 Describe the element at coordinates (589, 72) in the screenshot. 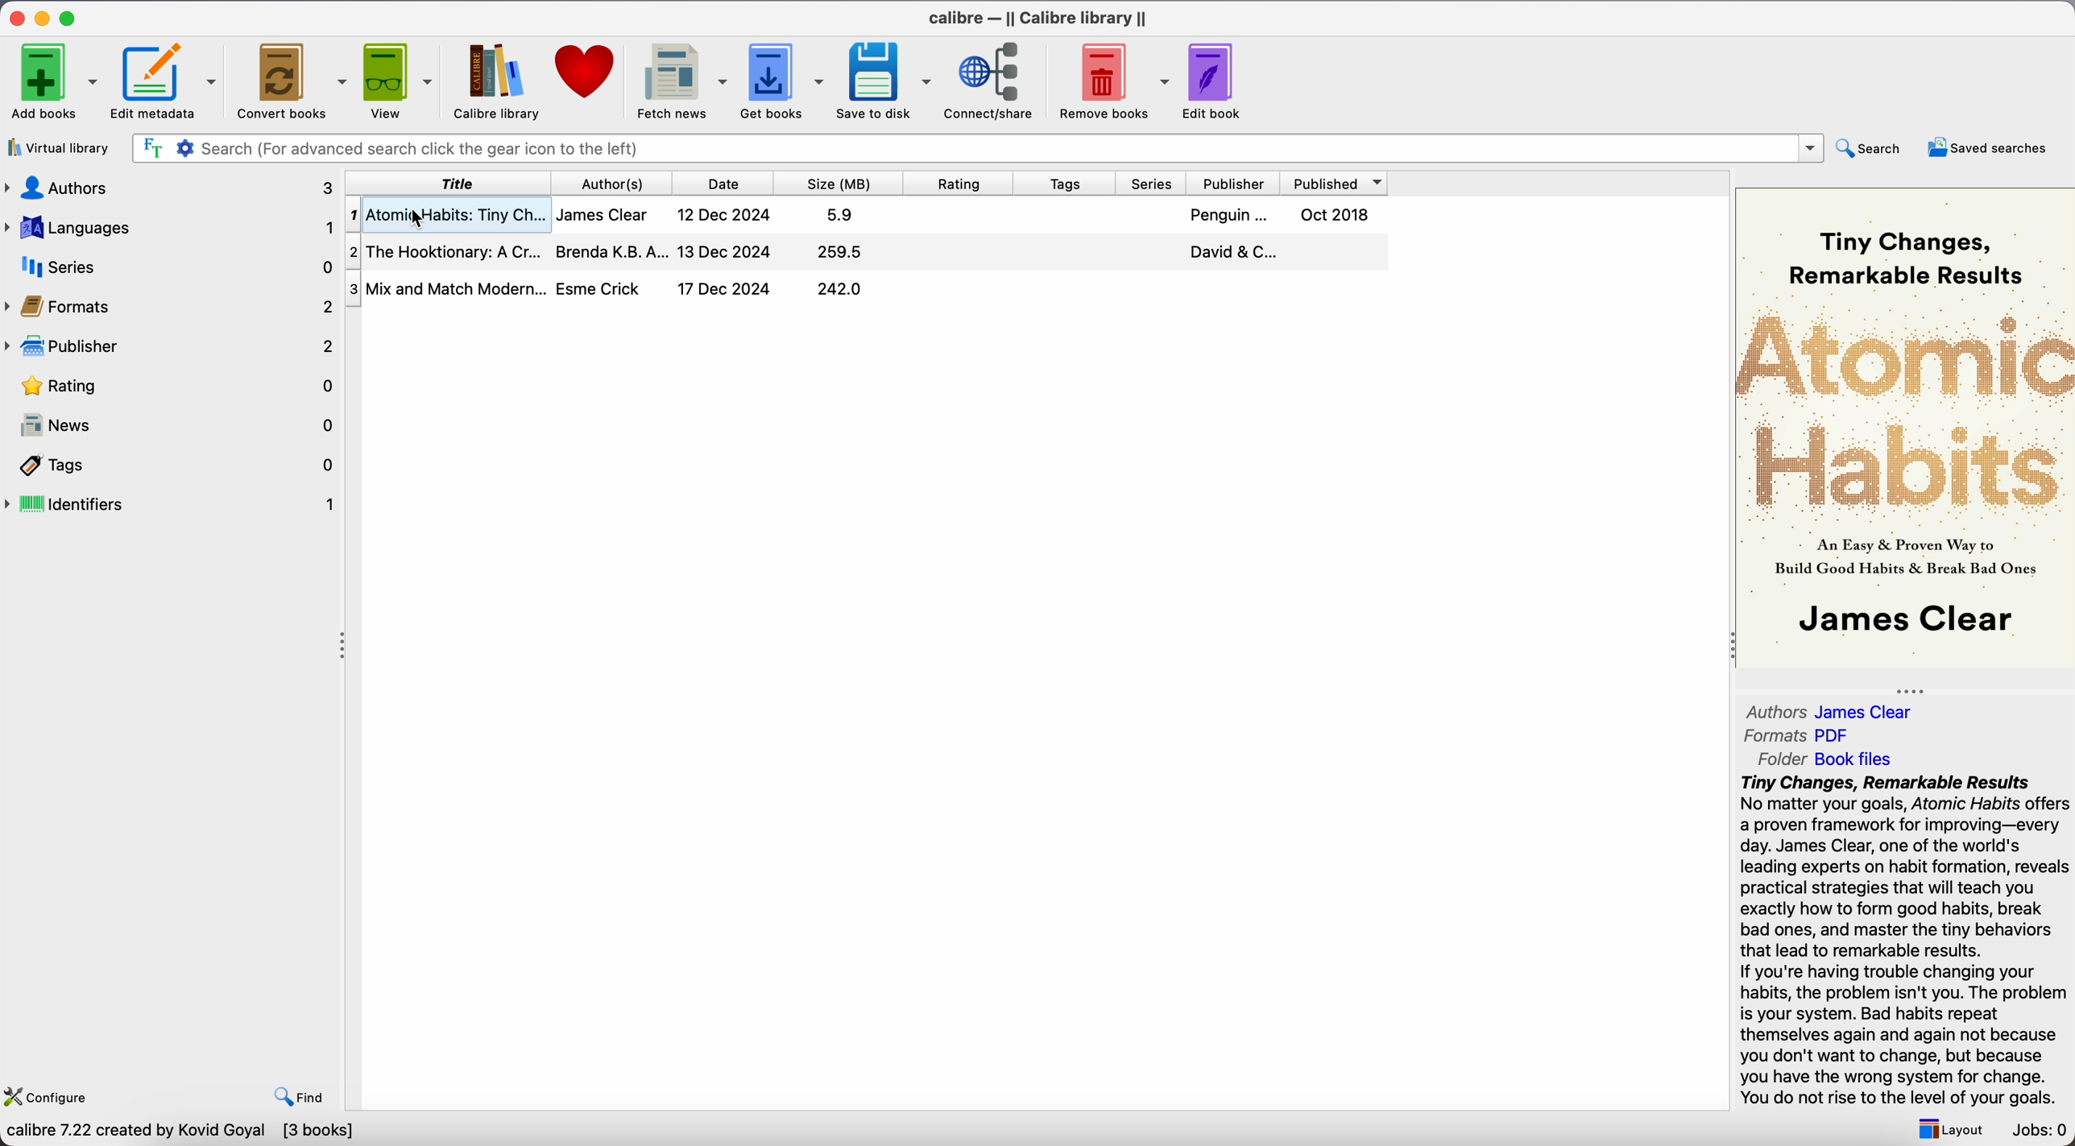

I see `donate` at that location.